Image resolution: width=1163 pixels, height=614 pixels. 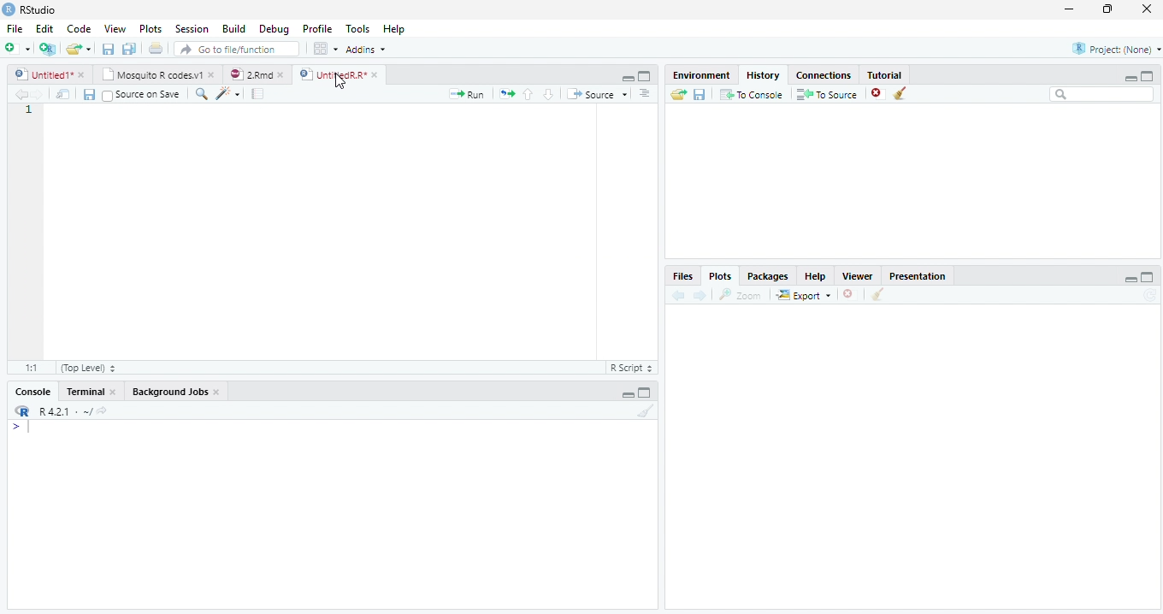 I want to click on History, so click(x=766, y=75).